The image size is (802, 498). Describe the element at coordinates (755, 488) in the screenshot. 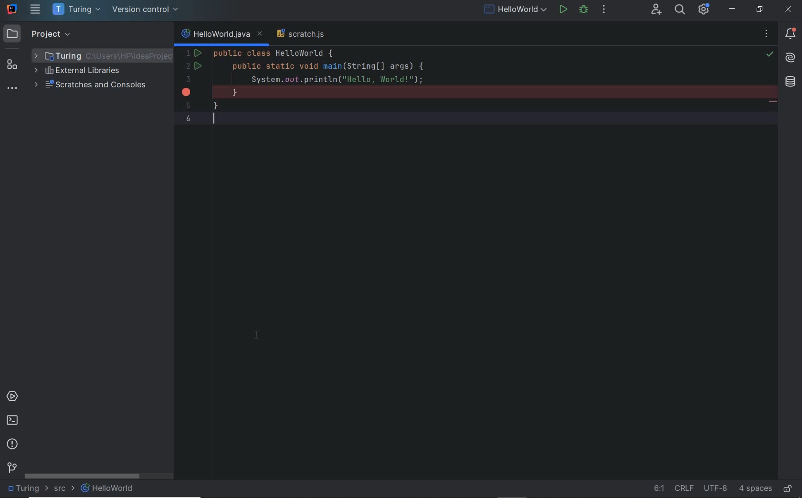

I see `indent` at that location.